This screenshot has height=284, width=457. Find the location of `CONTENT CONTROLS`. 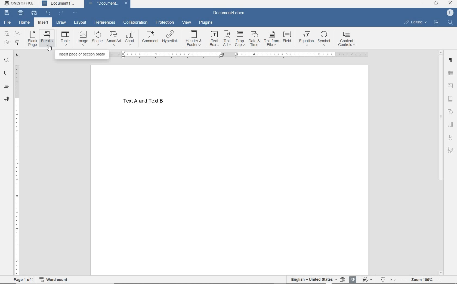

CONTENT CONTROLS is located at coordinates (347, 38).